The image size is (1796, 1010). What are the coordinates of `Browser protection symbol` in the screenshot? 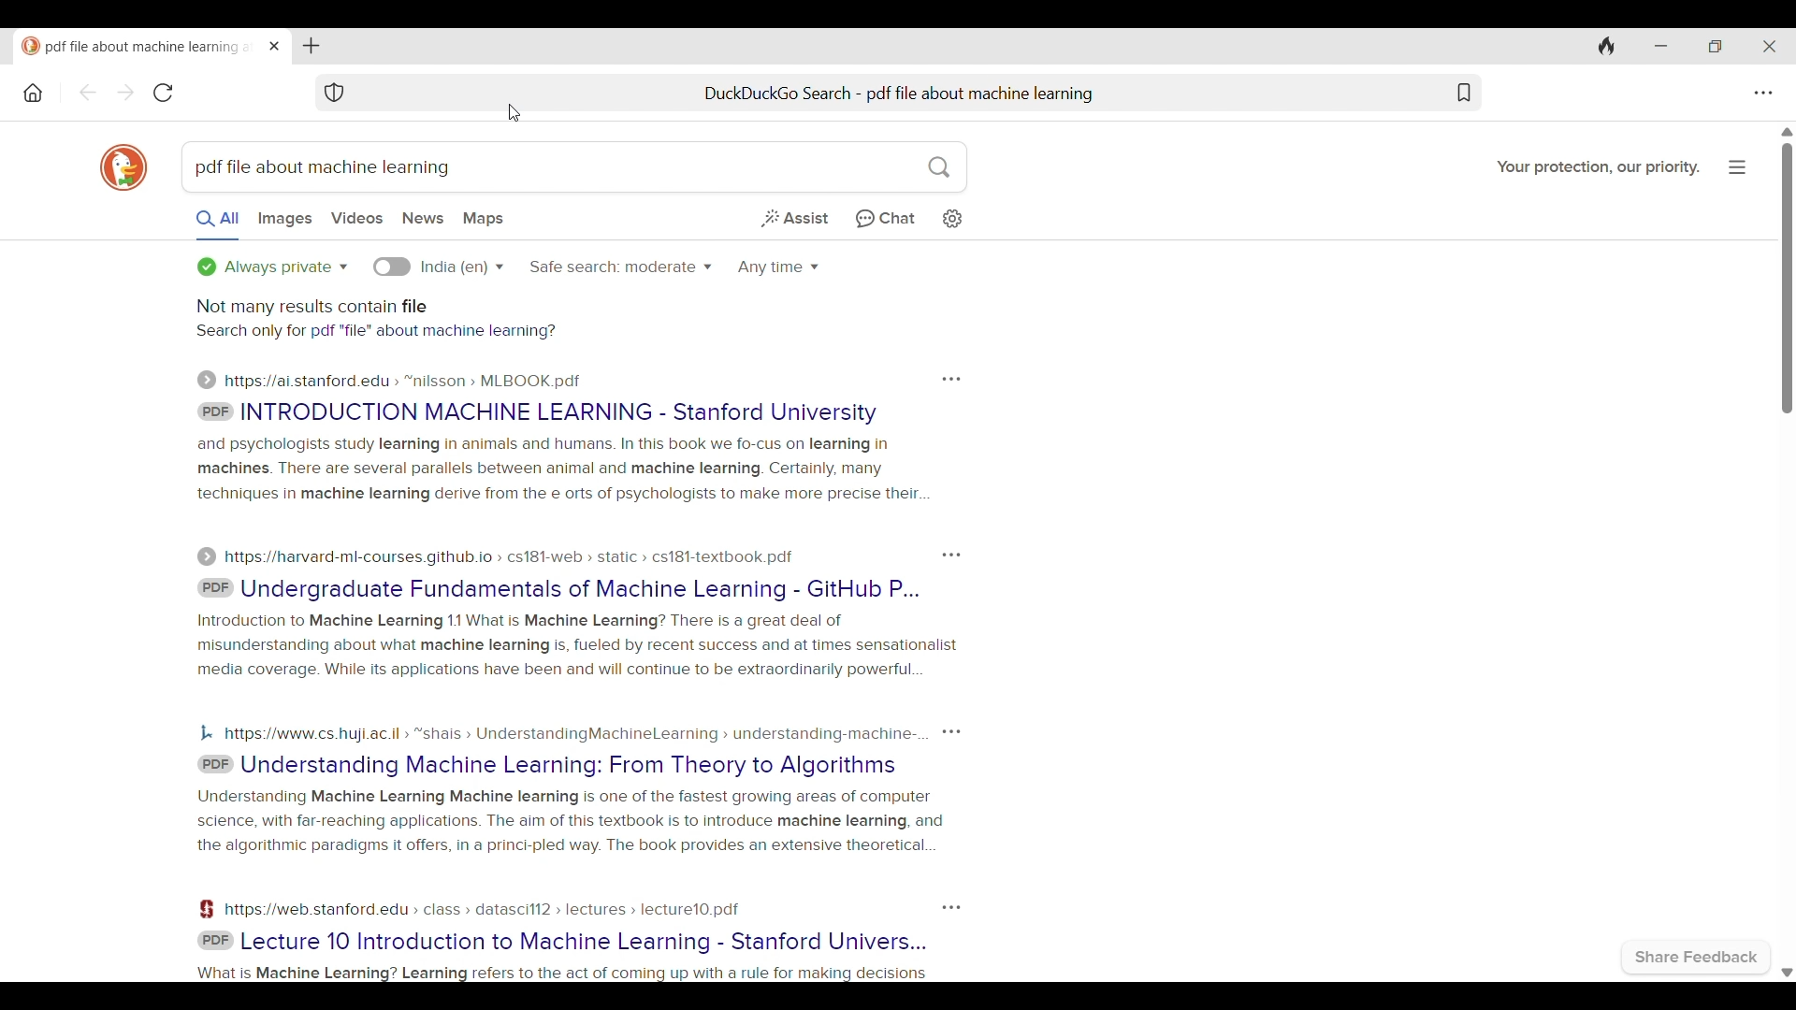 It's located at (334, 93).